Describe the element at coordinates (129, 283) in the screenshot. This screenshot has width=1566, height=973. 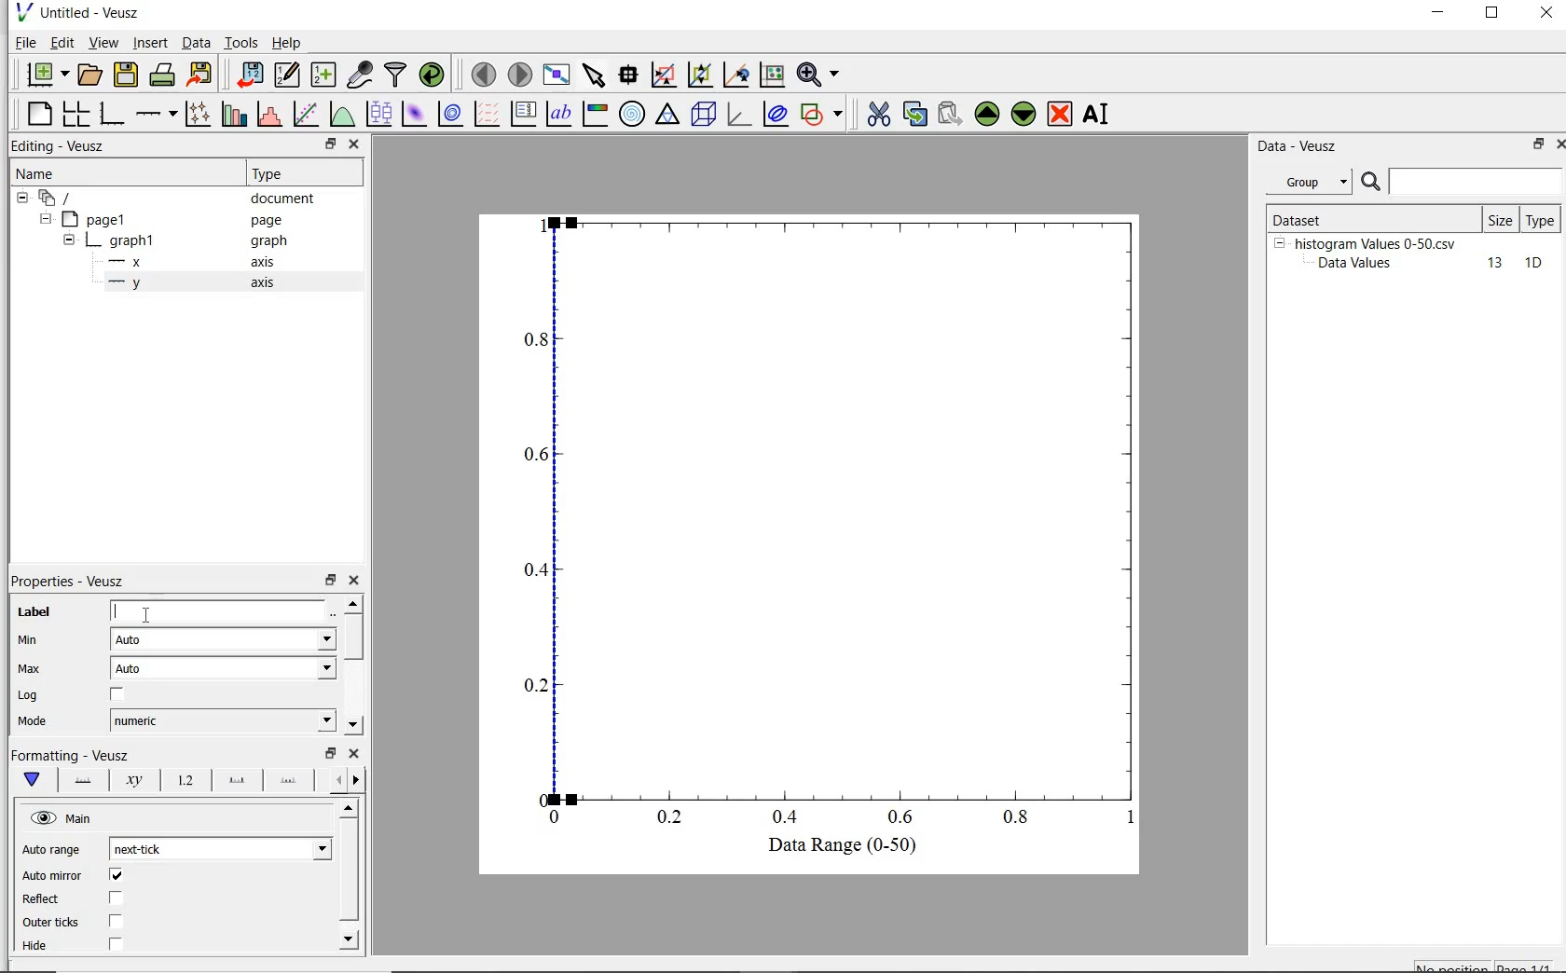
I see `y-axis` at that location.